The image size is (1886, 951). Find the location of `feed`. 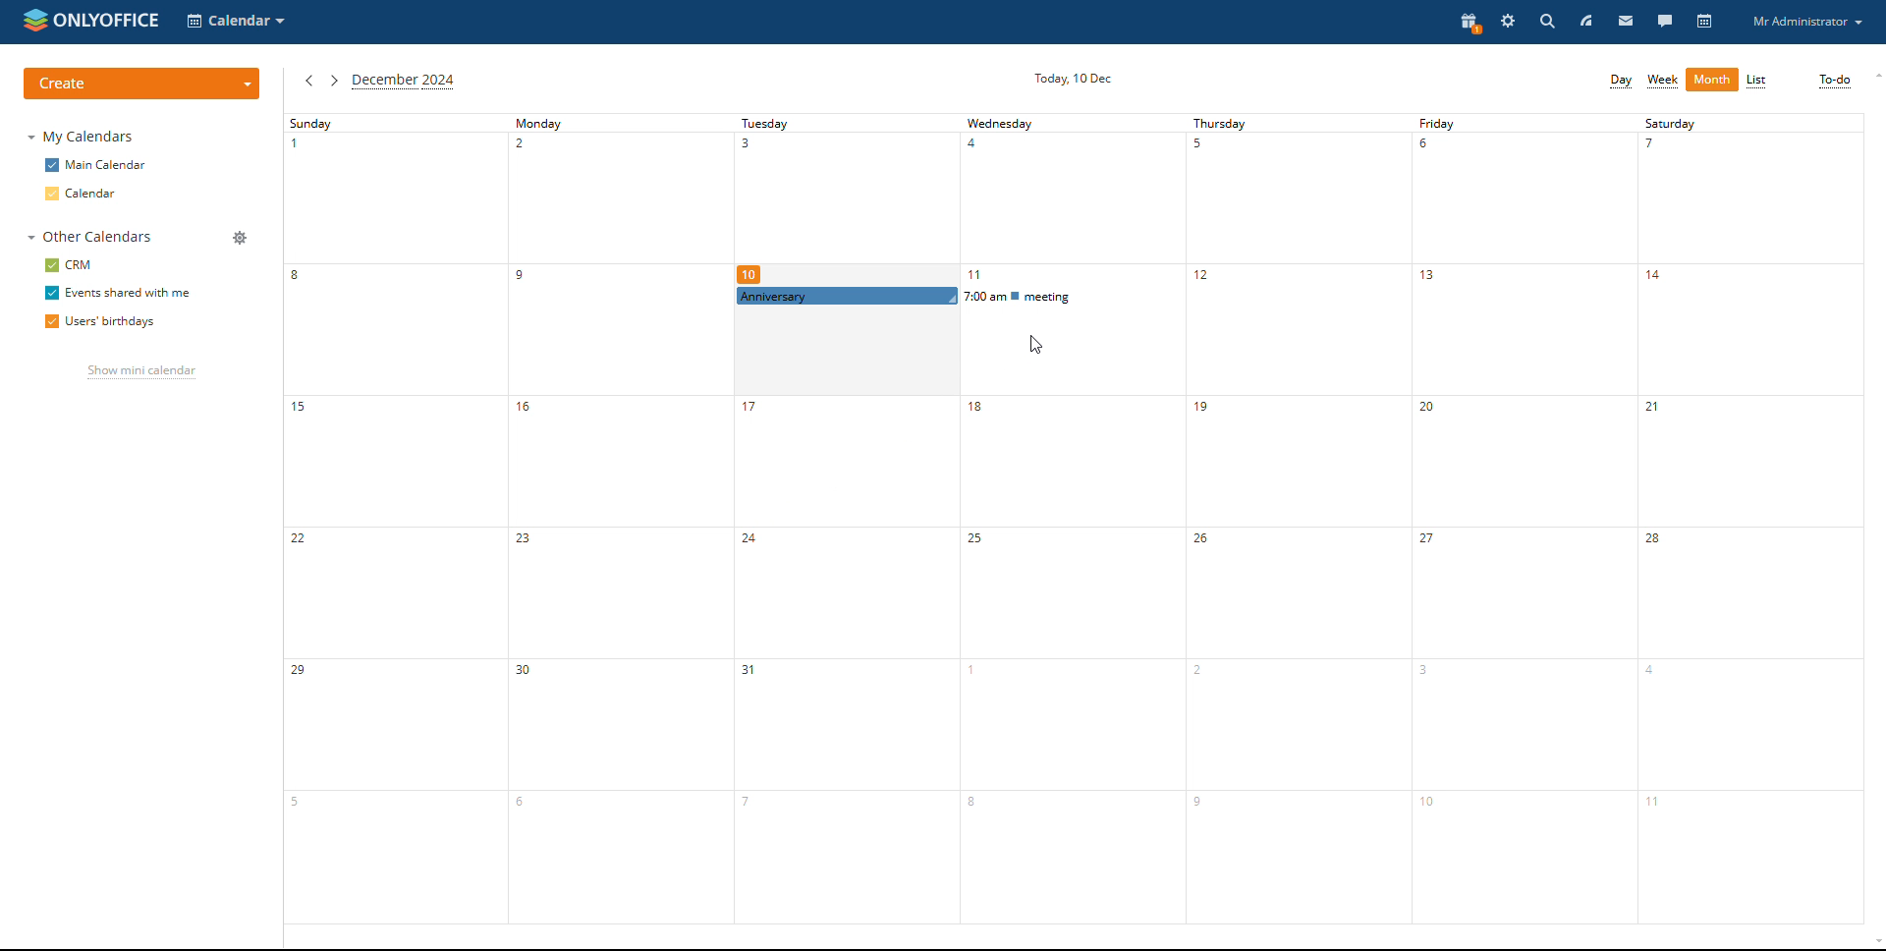

feed is located at coordinates (1584, 23).